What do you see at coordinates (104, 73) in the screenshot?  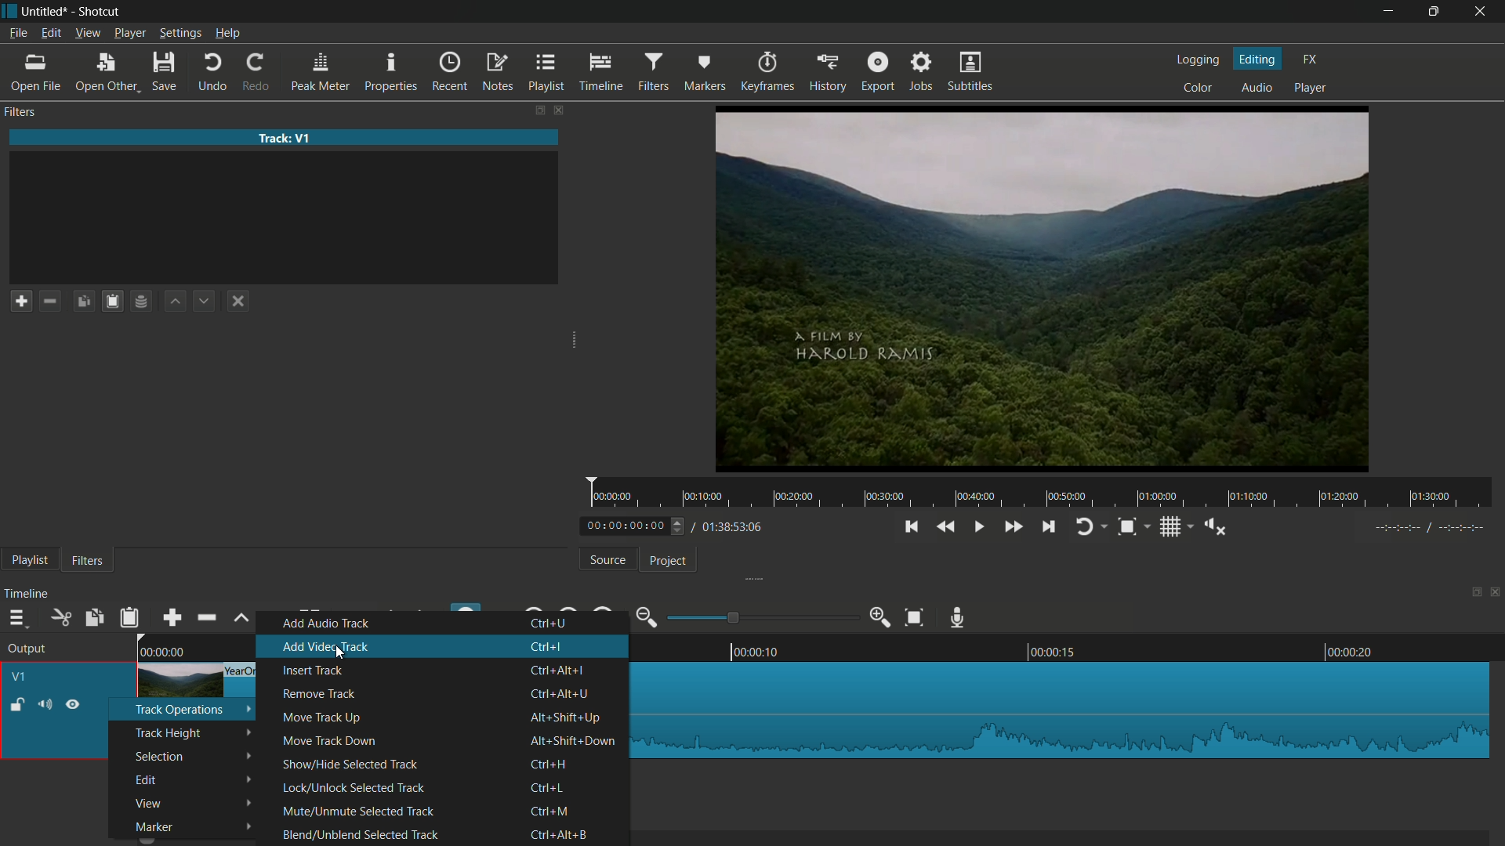 I see `open other` at bounding box center [104, 73].